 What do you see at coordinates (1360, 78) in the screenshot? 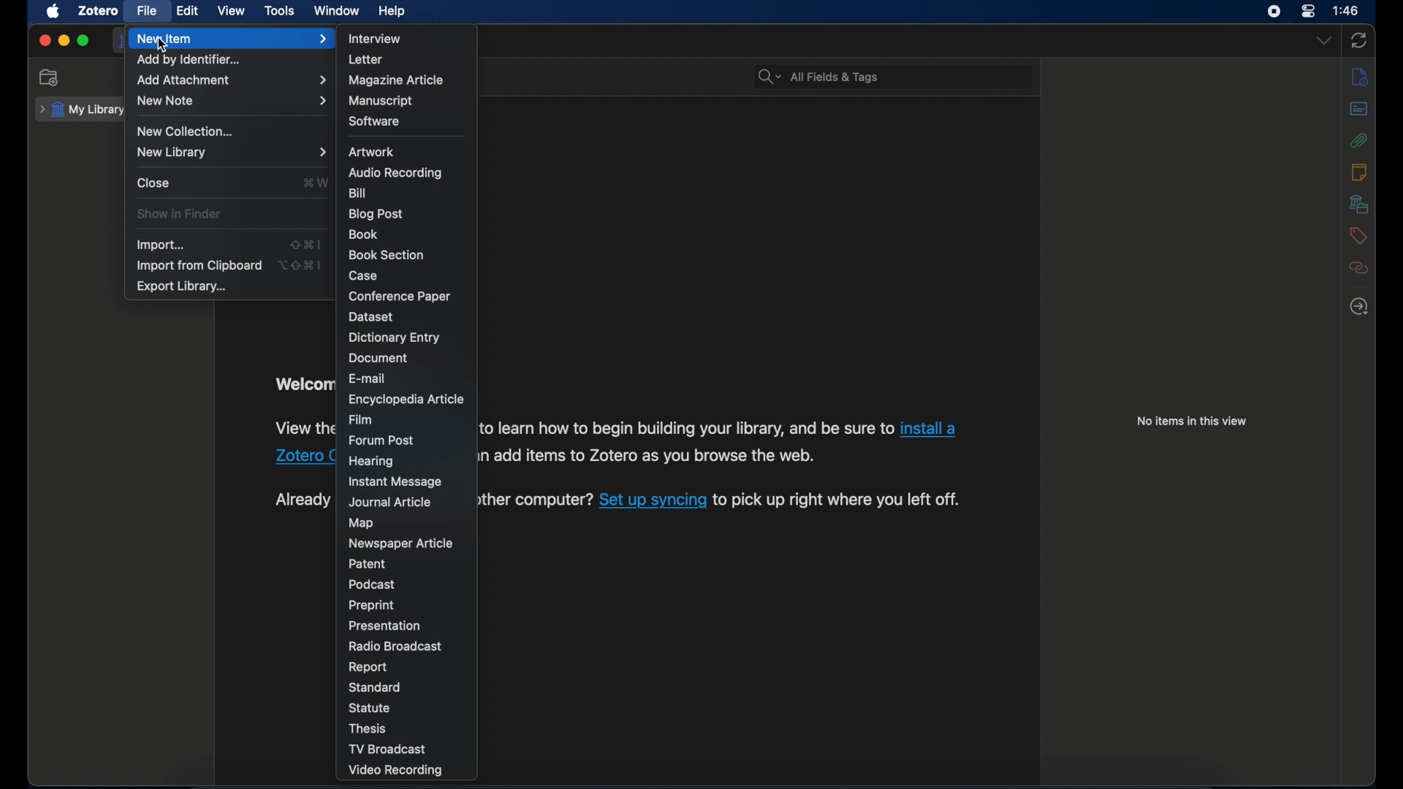
I see `info` at bounding box center [1360, 78].